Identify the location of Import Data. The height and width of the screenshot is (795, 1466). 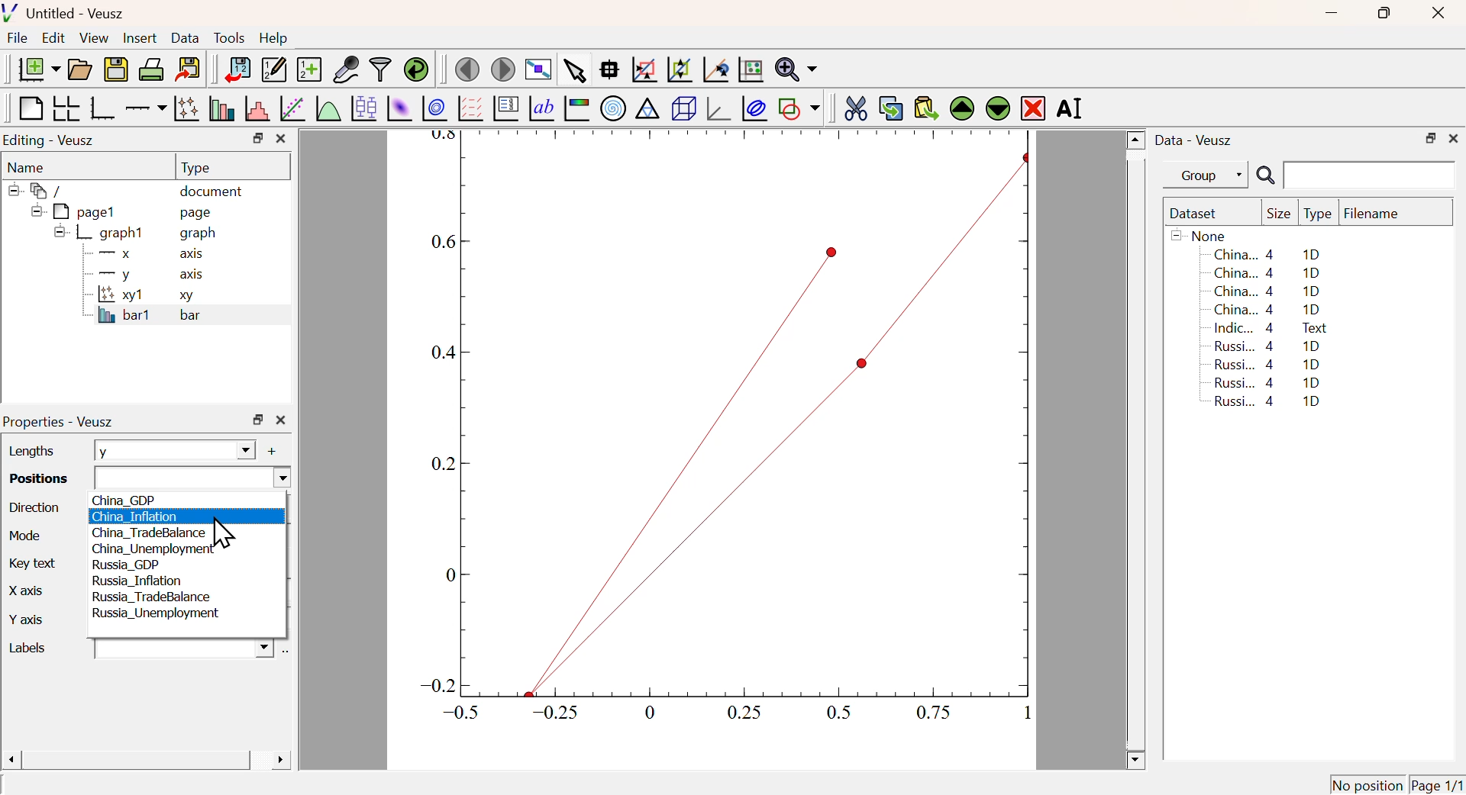
(237, 69).